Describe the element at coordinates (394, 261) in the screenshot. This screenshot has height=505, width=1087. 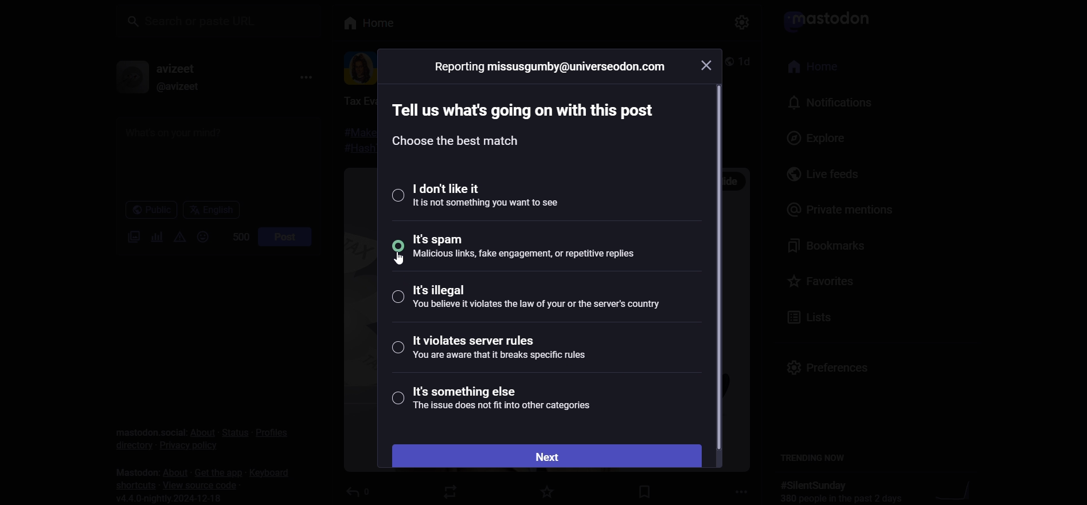
I see `cursor` at that location.